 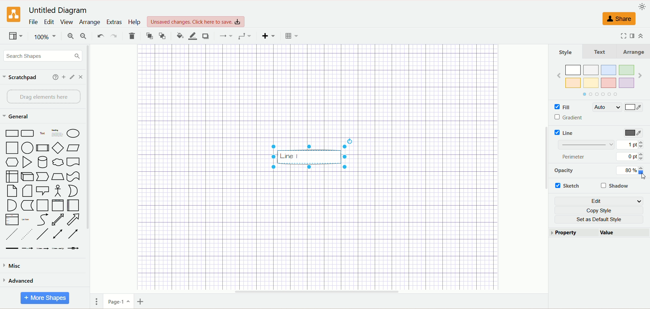 What do you see at coordinates (58, 10) in the screenshot?
I see `United Diagram` at bounding box center [58, 10].